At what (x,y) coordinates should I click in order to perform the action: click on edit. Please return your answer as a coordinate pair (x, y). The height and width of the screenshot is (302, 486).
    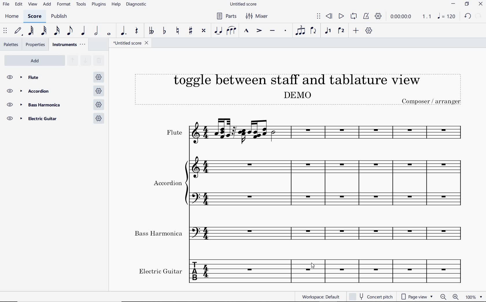
    Looking at the image, I should click on (18, 5).